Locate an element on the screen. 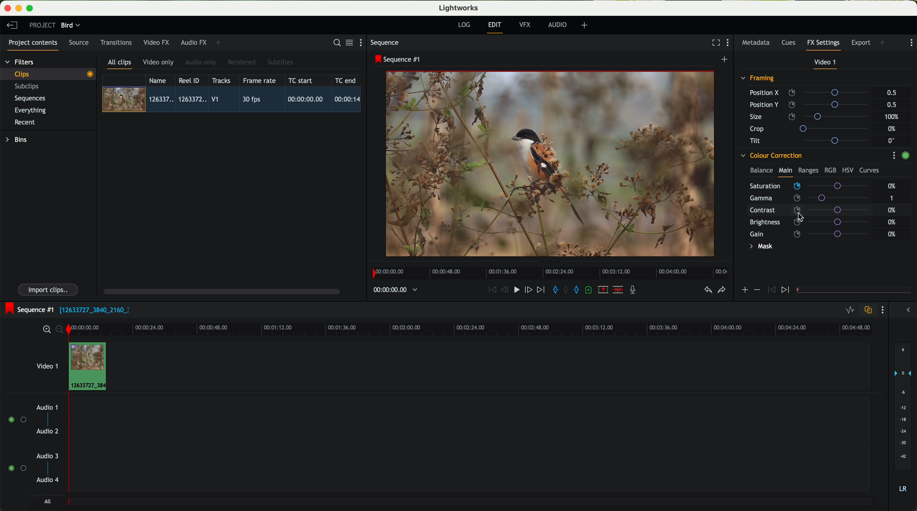 This screenshot has width=917, height=511. balance is located at coordinates (761, 171).